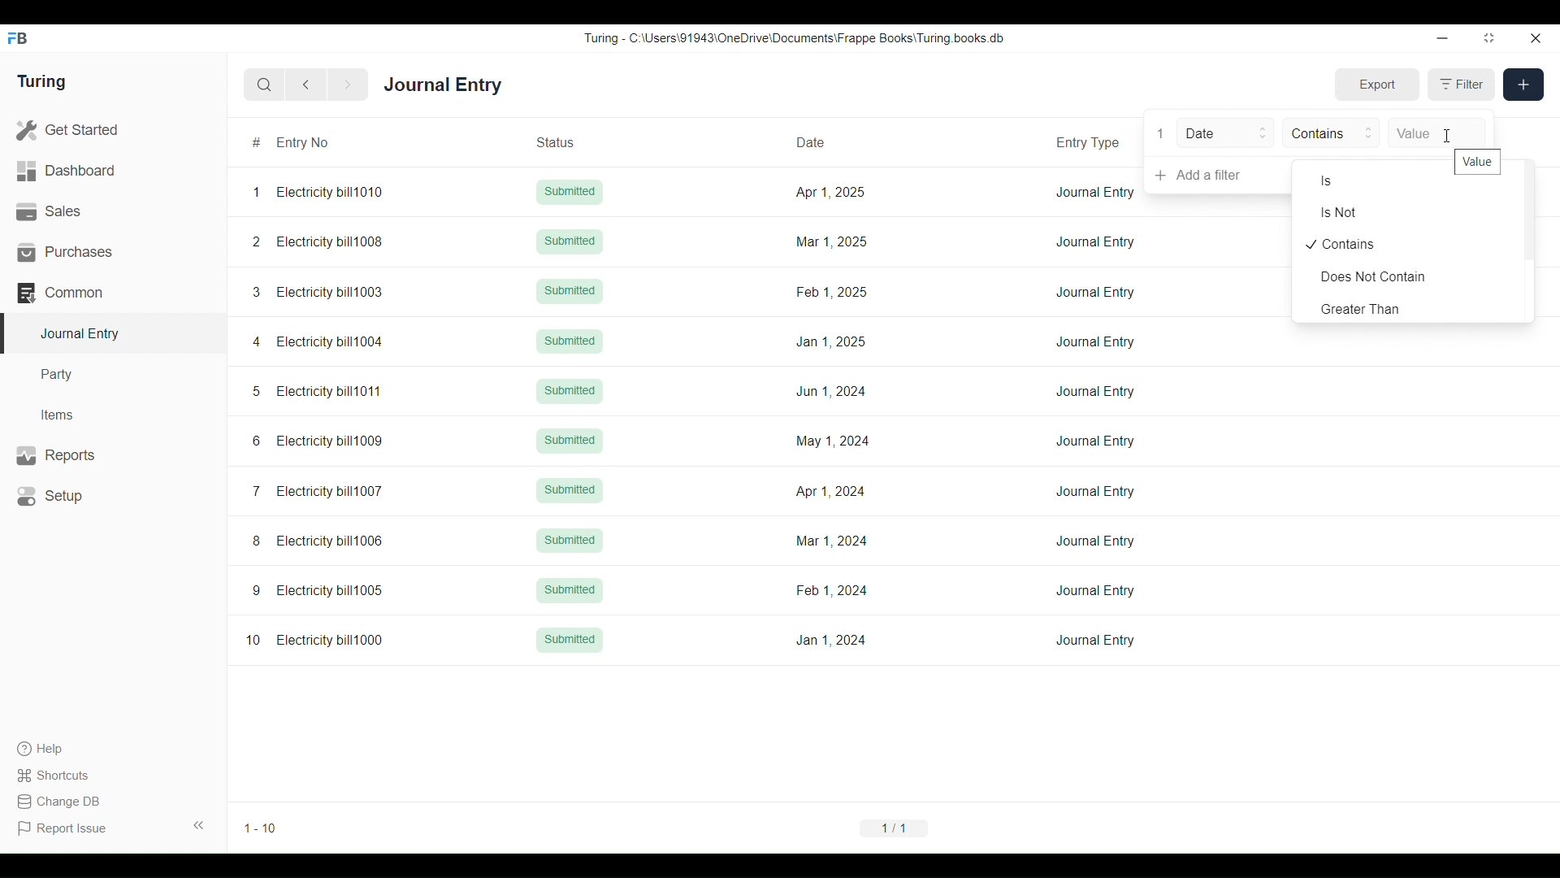 The height and width of the screenshot is (878, 1560). Describe the element at coordinates (115, 455) in the screenshot. I see `Reports` at that location.